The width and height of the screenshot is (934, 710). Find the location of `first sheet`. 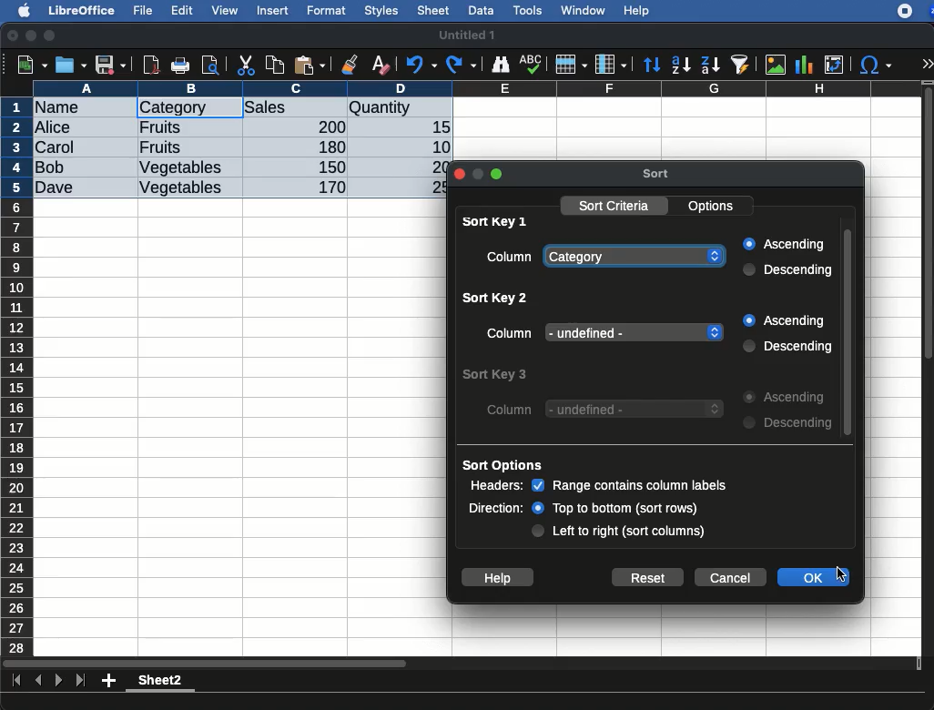

first sheet is located at coordinates (18, 681).